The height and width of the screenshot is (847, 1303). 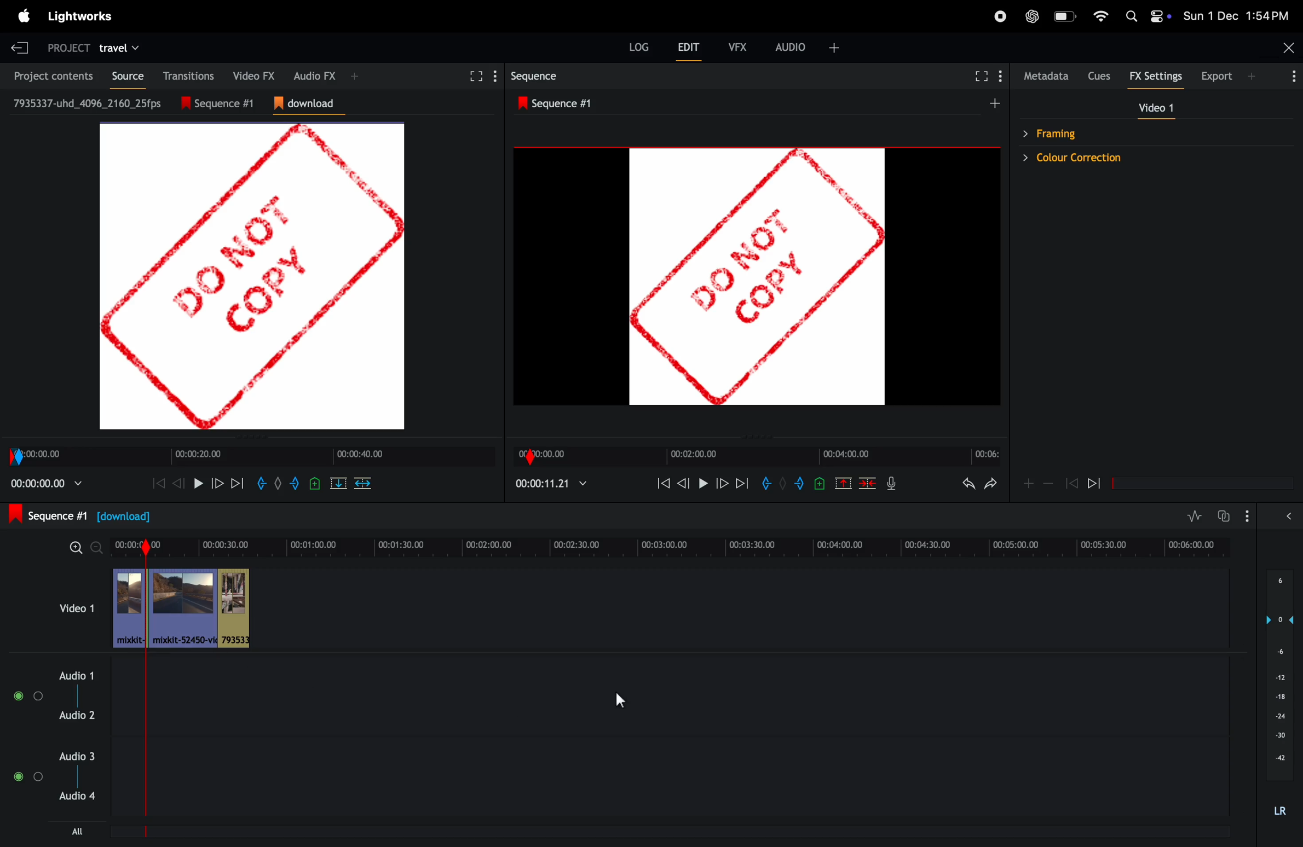 What do you see at coordinates (990, 483) in the screenshot?
I see `redo` at bounding box center [990, 483].